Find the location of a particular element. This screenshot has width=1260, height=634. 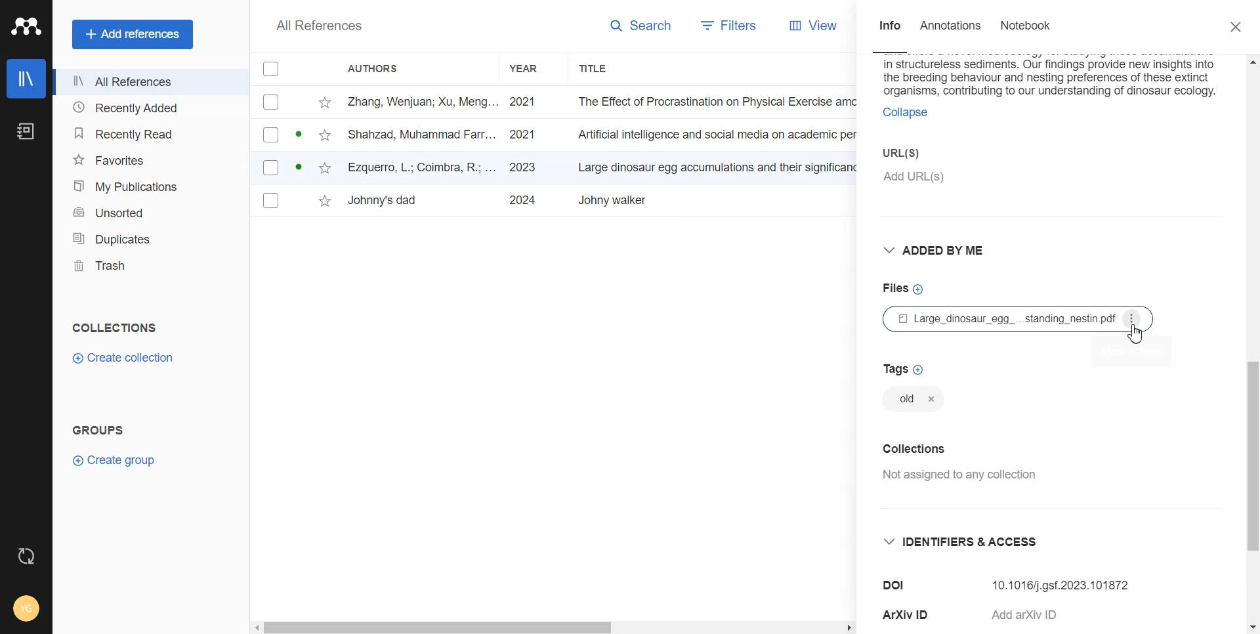

(un)select is located at coordinates (270, 102).